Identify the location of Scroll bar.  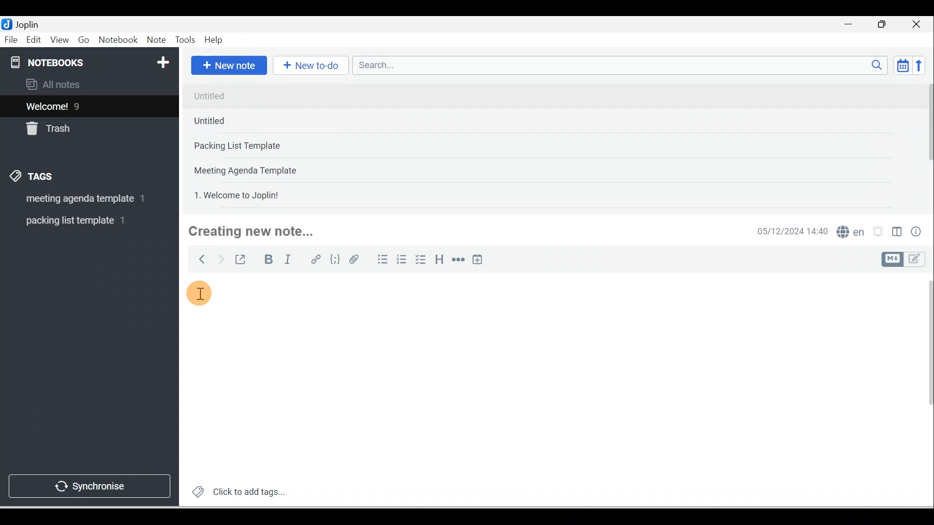
(926, 144).